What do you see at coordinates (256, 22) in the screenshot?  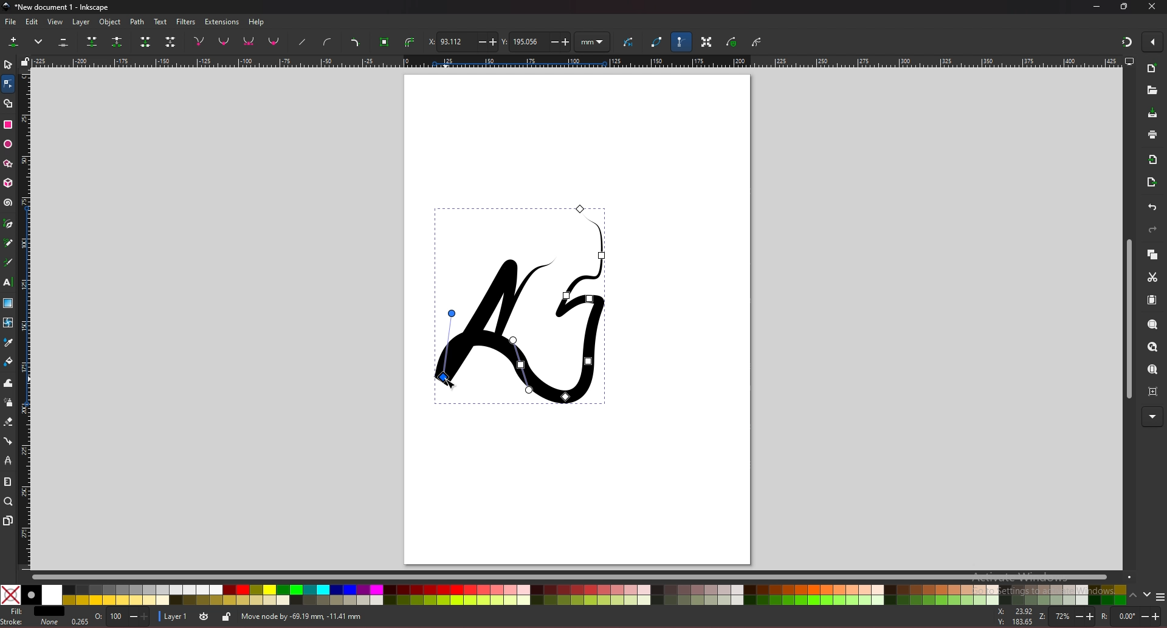 I see `help` at bounding box center [256, 22].